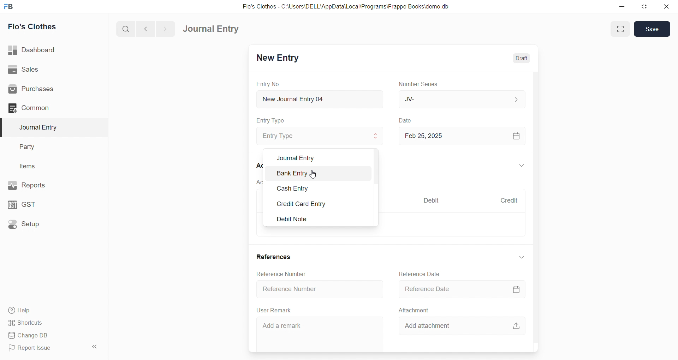 This screenshot has width=678, height=360. What do you see at coordinates (50, 27) in the screenshot?
I see `Flo's Clothes` at bounding box center [50, 27].